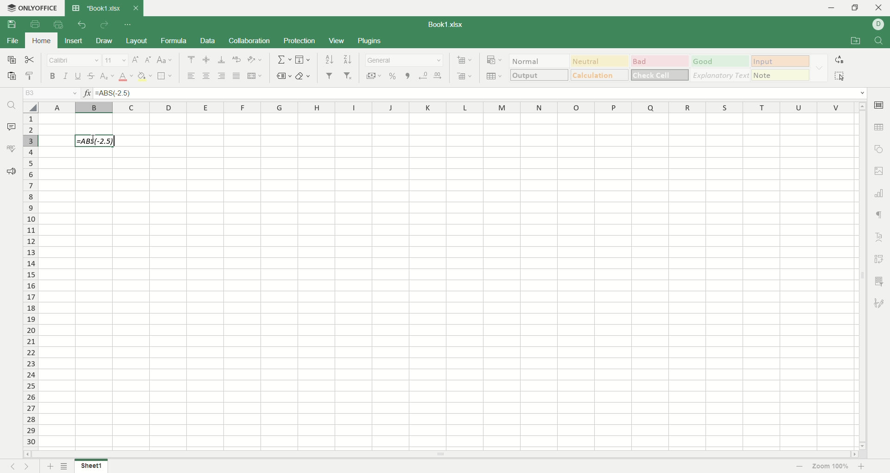 The width and height of the screenshot is (890, 473). What do you see at coordinates (660, 75) in the screenshot?
I see `check cell` at bounding box center [660, 75].